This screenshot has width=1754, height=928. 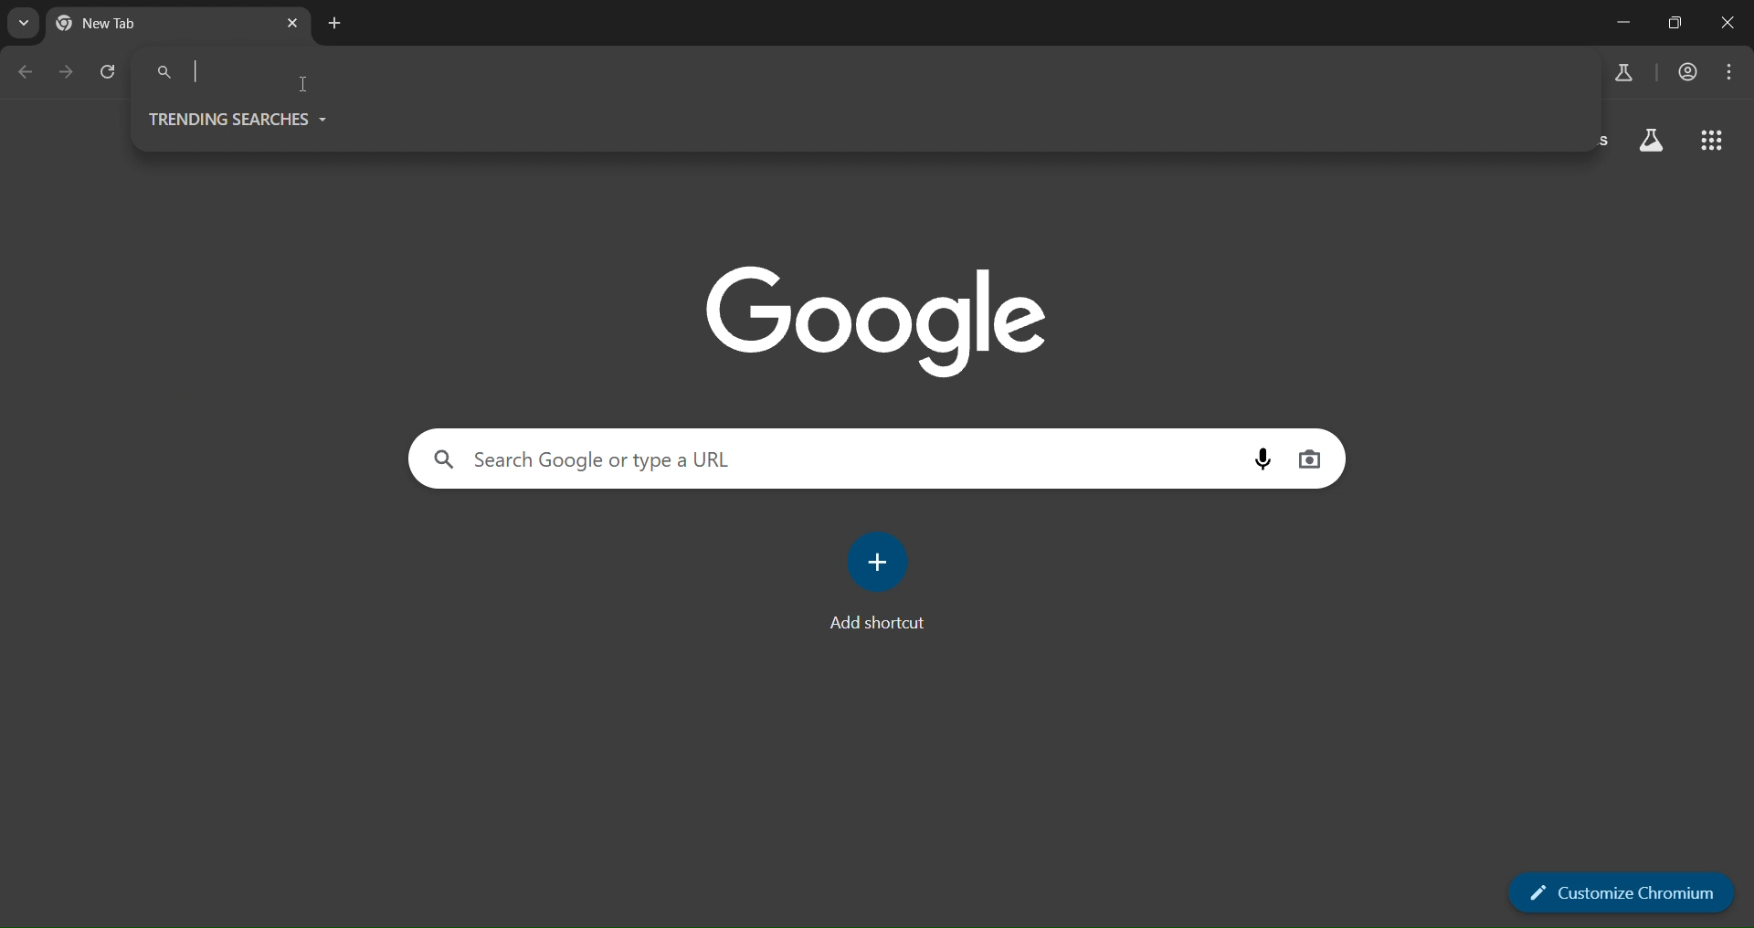 I want to click on new tab, so click(x=335, y=21).